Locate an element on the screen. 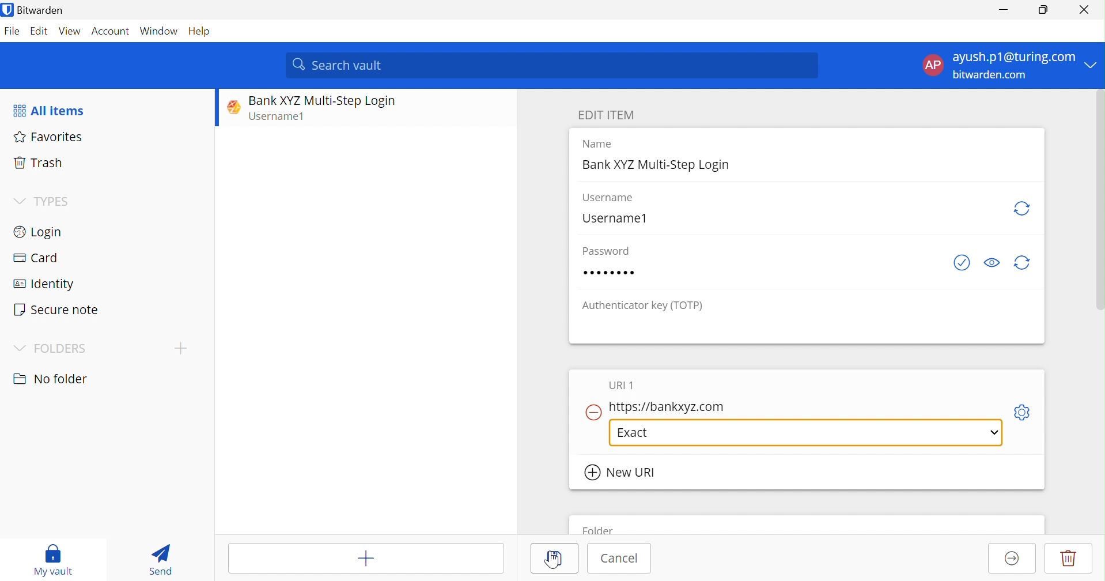 This screenshot has width=1105, height=581. Remove is located at coordinates (592, 413).